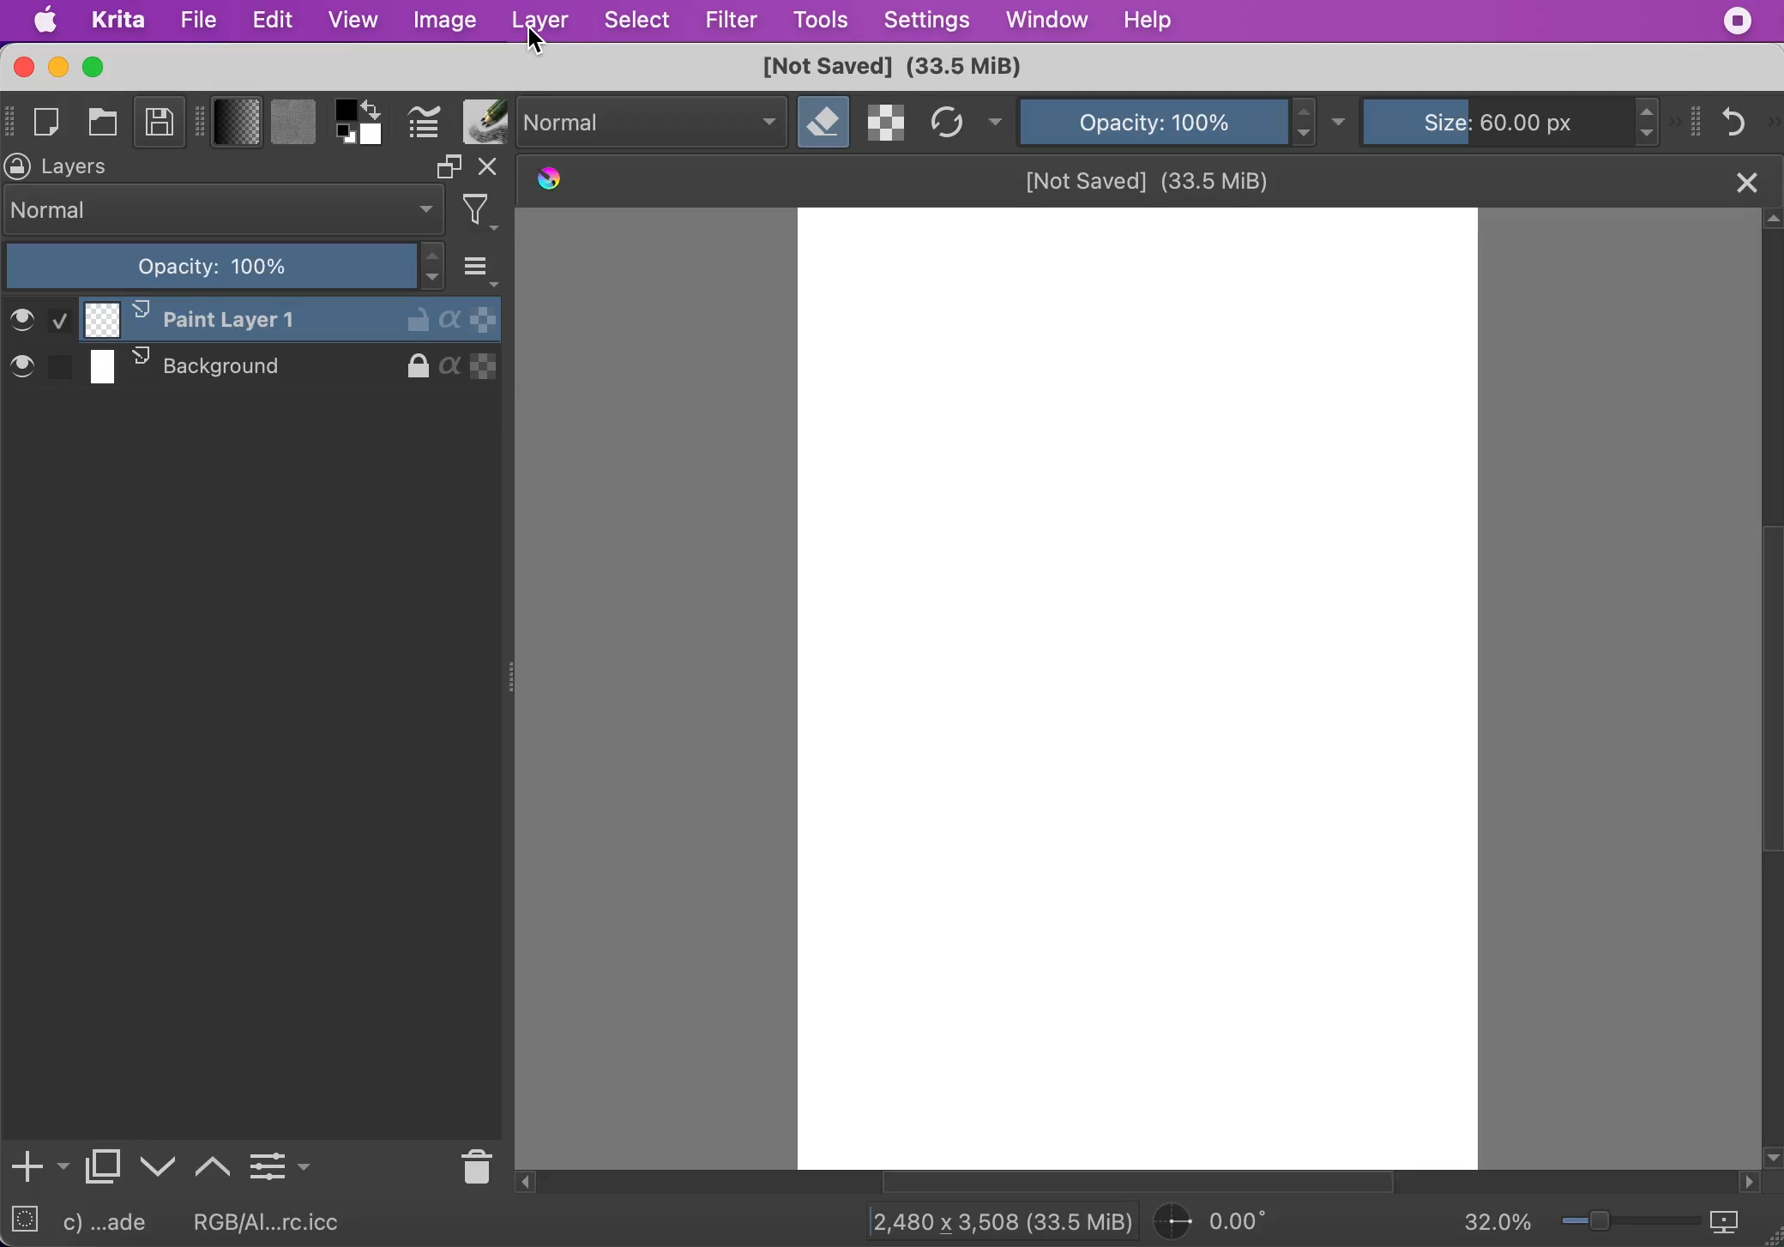 The image size is (1784, 1247). What do you see at coordinates (280, 1163) in the screenshot?
I see `view or change the layer properties` at bounding box center [280, 1163].